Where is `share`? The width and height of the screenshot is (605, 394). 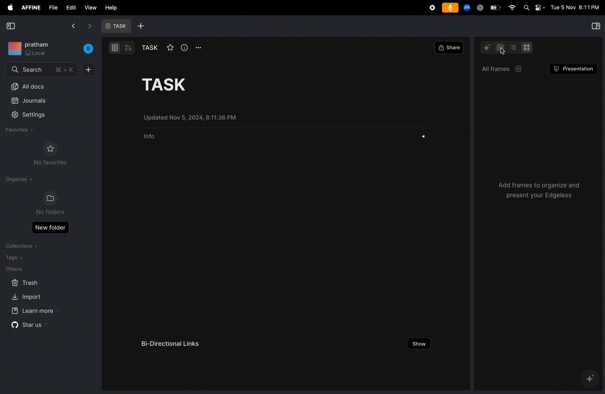 share is located at coordinates (450, 47).